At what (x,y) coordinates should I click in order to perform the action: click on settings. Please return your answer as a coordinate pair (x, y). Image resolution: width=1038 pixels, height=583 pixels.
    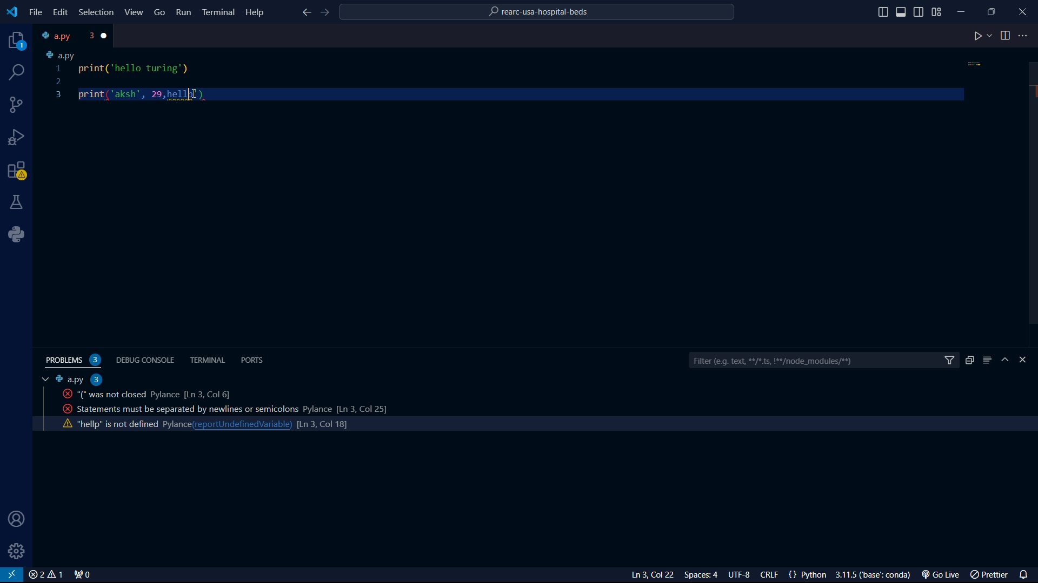
    Looking at the image, I should click on (17, 551).